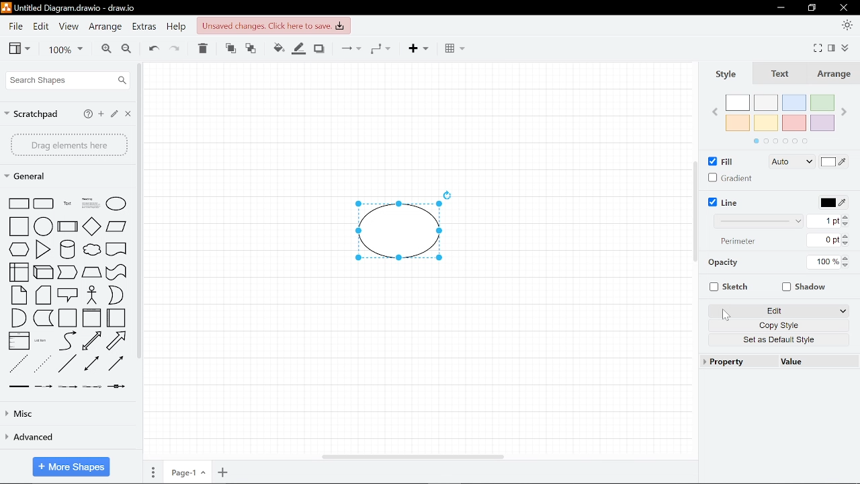  Describe the element at coordinates (713, 111) in the screenshot. I see `Previous Color palette` at that location.